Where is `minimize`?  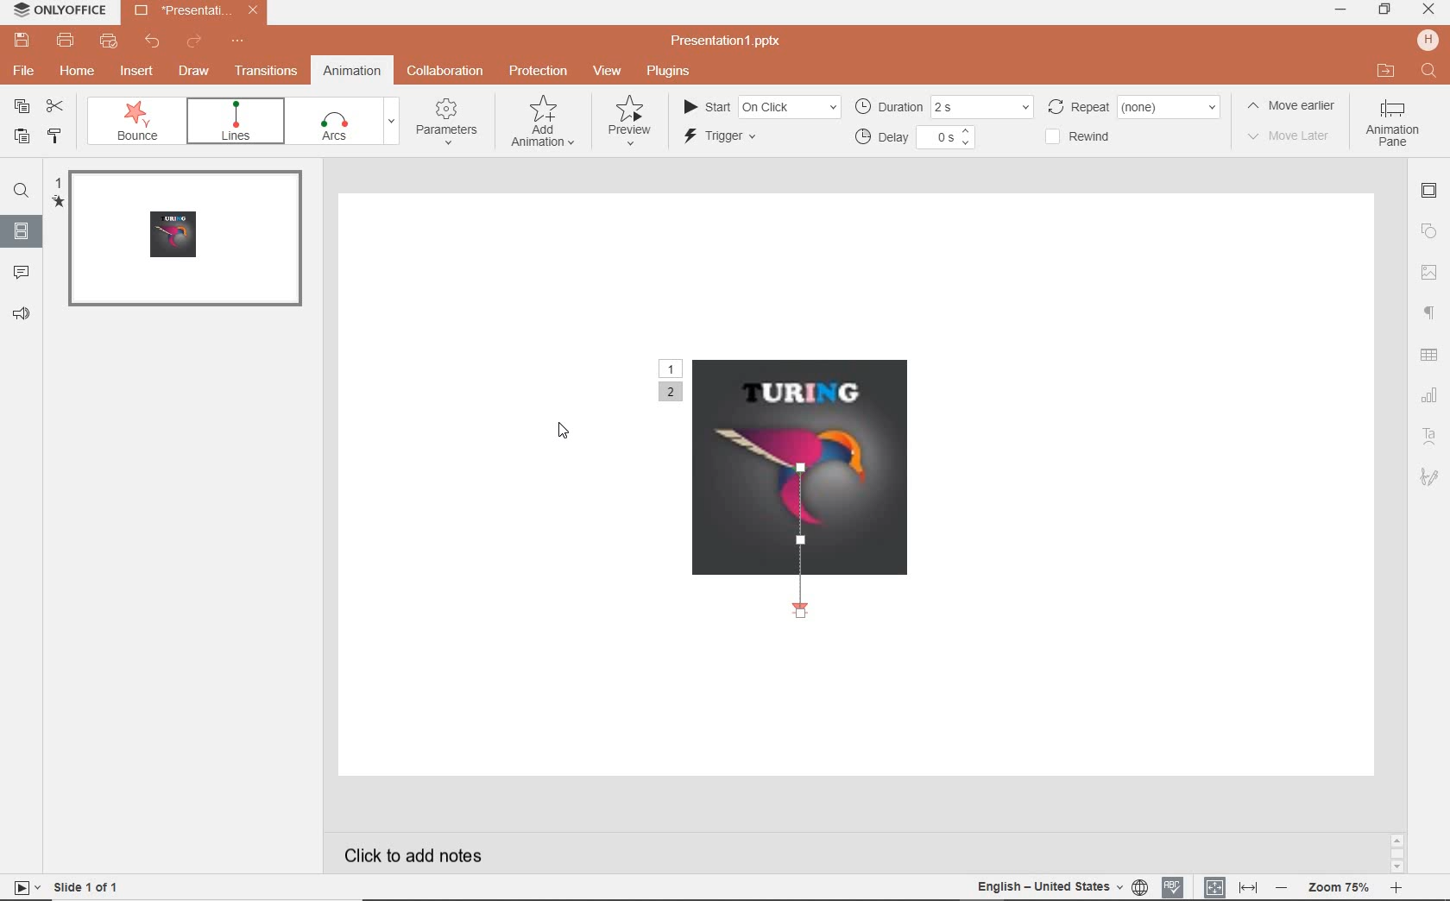
minimize is located at coordinates (1342, 10).